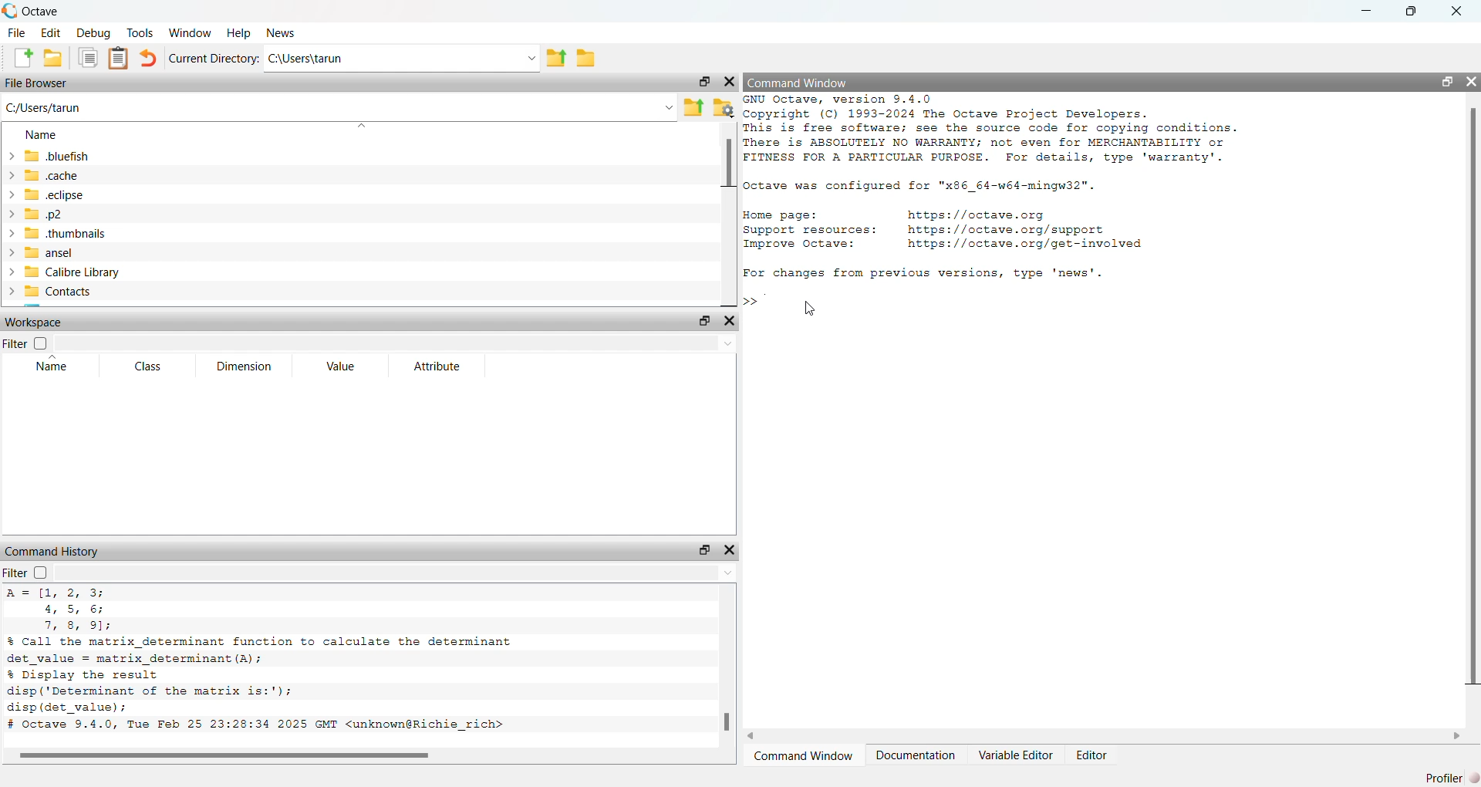  Describe the element at coordinates (191, 32) in the screenshot. I see `window` at that location.